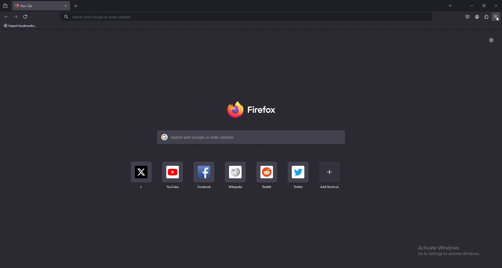  Describe the element at coordinates (16, 17) in the screenshot. I see `forward` at that location.